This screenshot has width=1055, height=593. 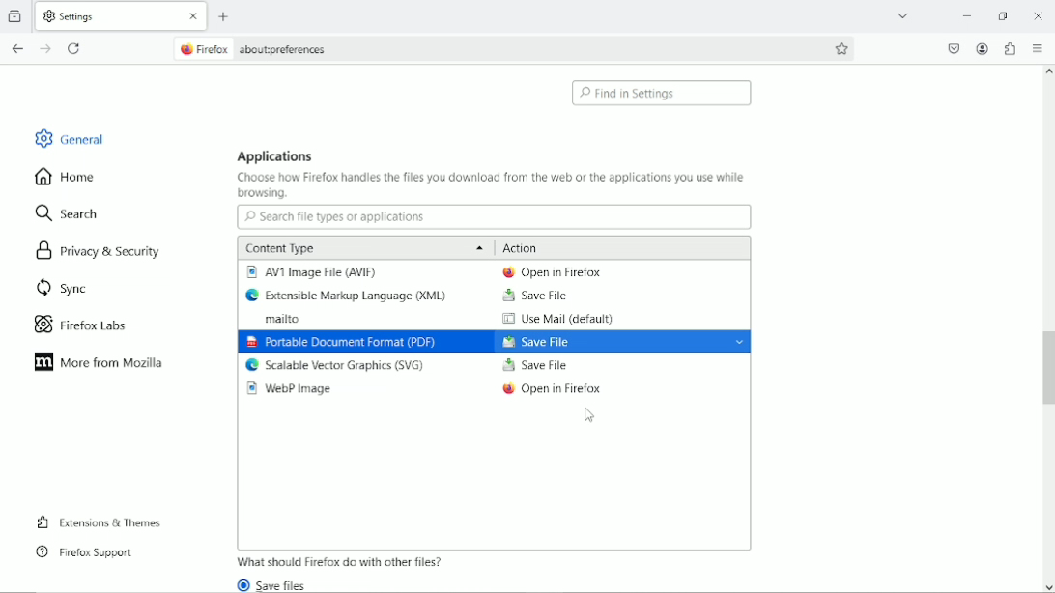 What do you see at coordinates (904, 15) in the screenshot?
I see `List all tabs` at bounding box center [904, 15].